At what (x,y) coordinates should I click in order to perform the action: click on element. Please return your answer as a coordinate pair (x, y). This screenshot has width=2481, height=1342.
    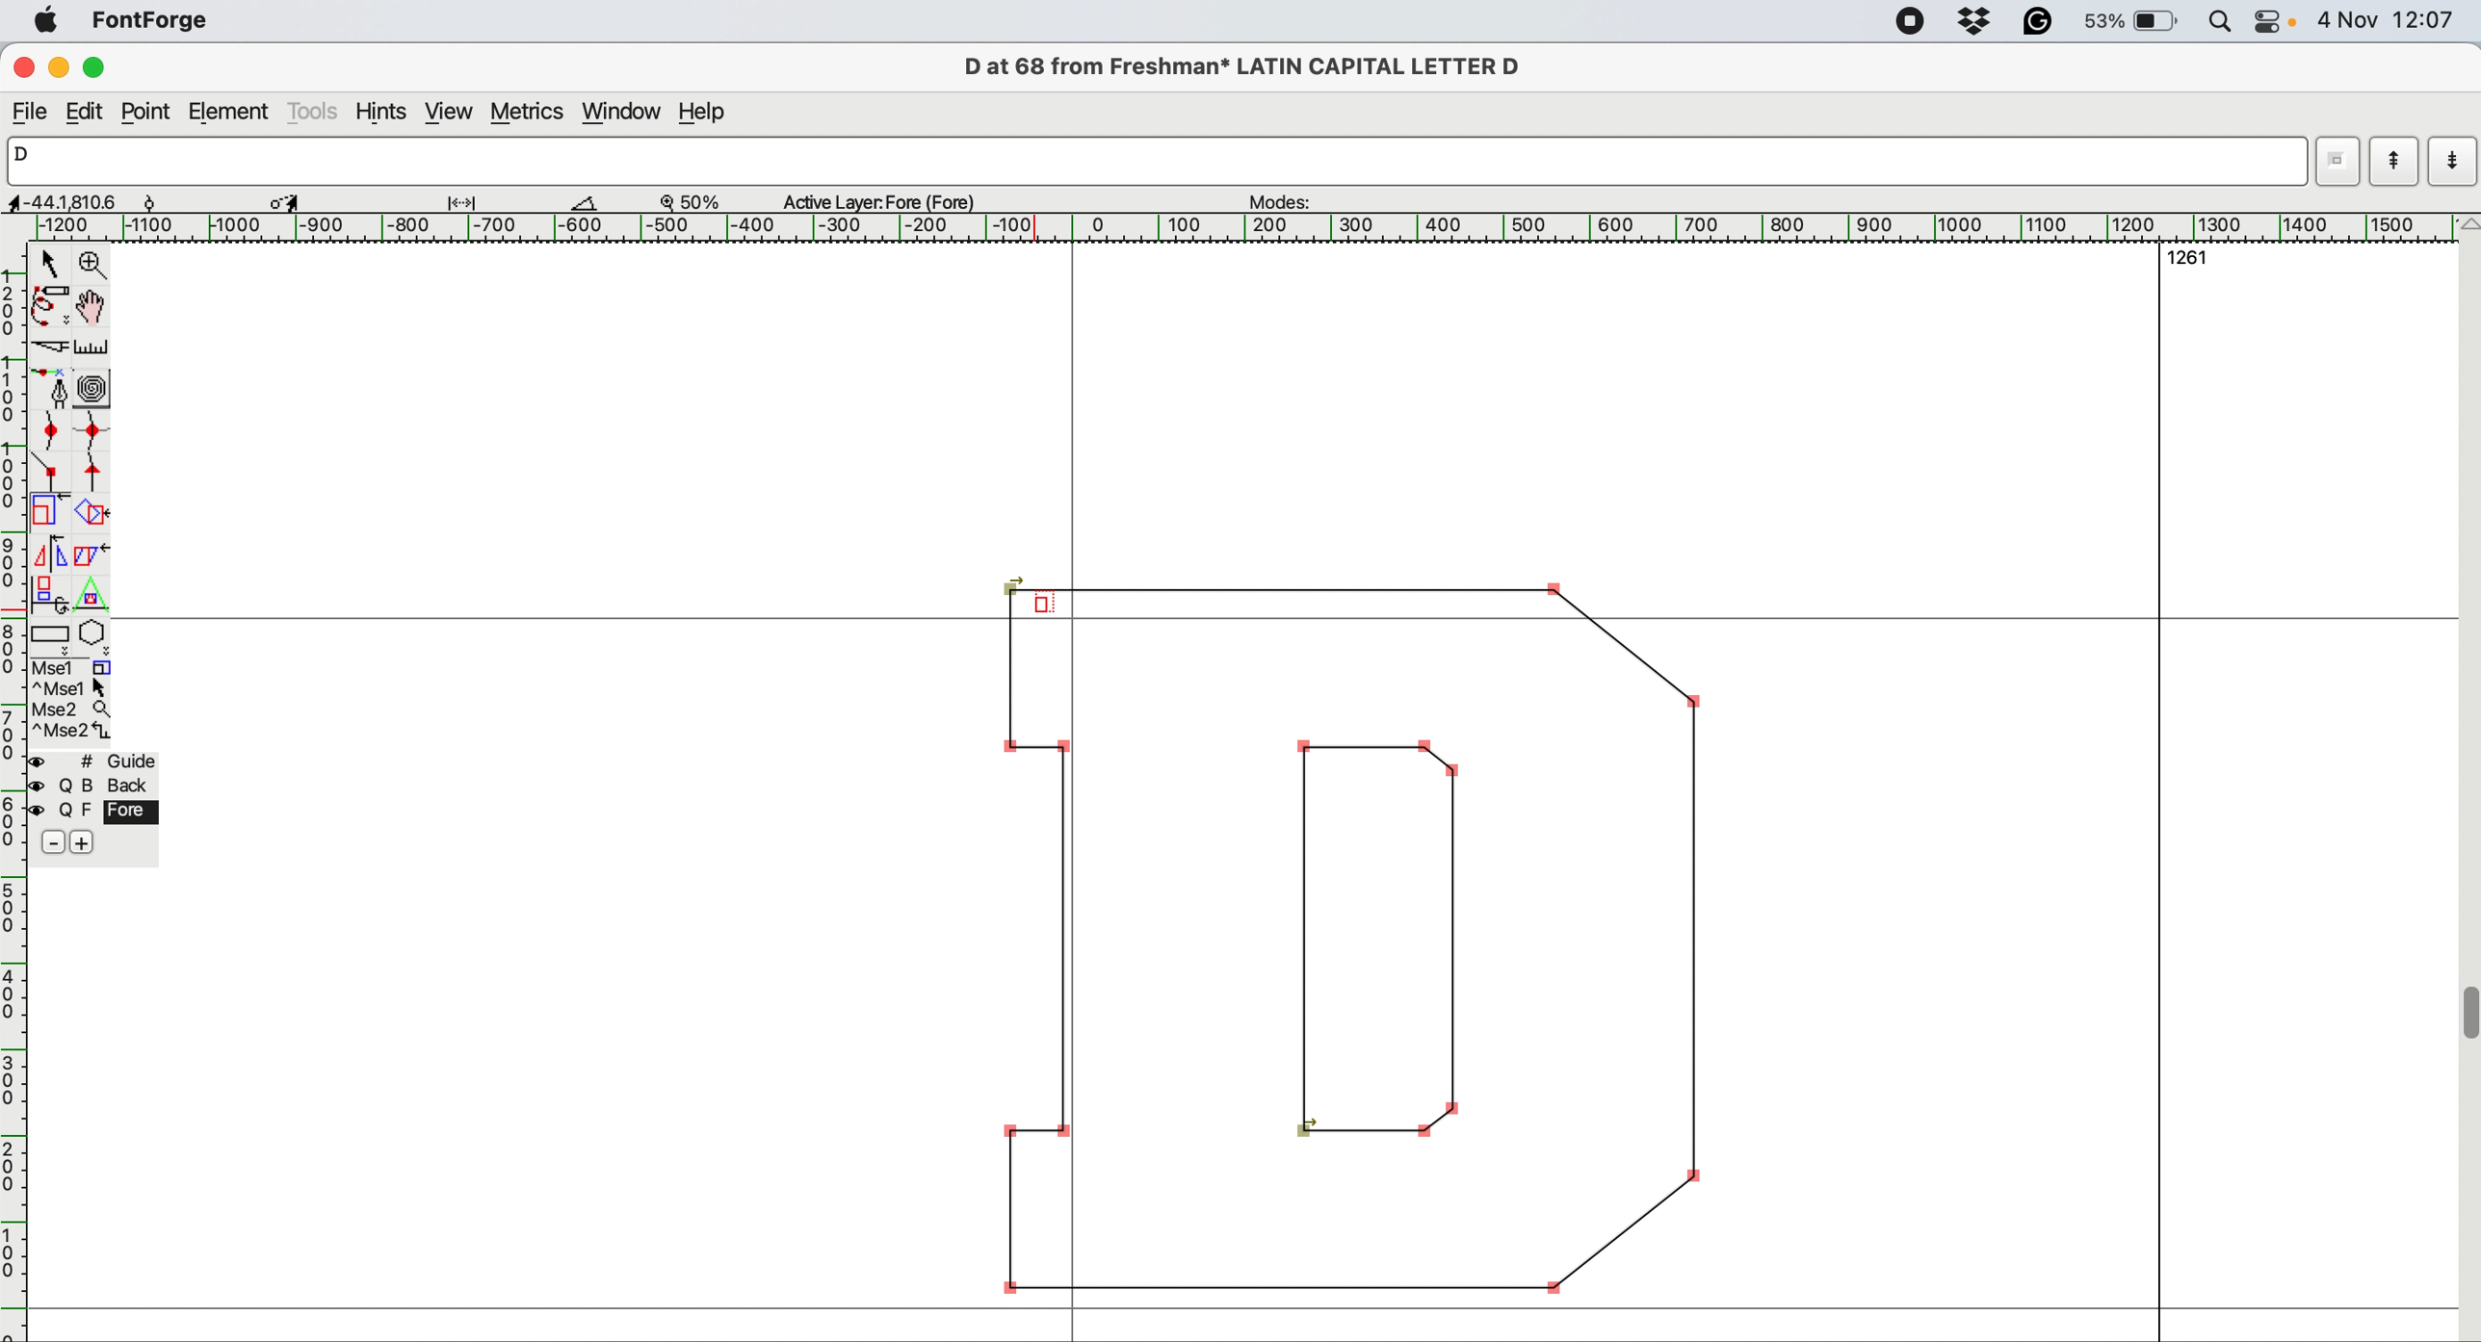
    Looking at the image, I should click on (230, 113).